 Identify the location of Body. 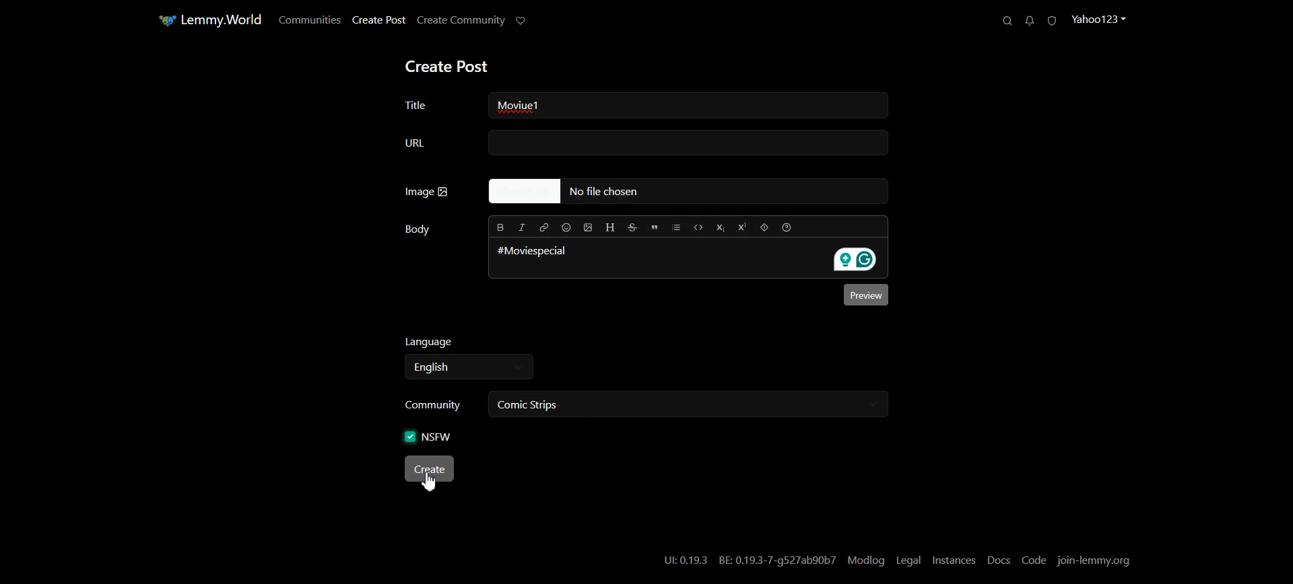
(418, 229).